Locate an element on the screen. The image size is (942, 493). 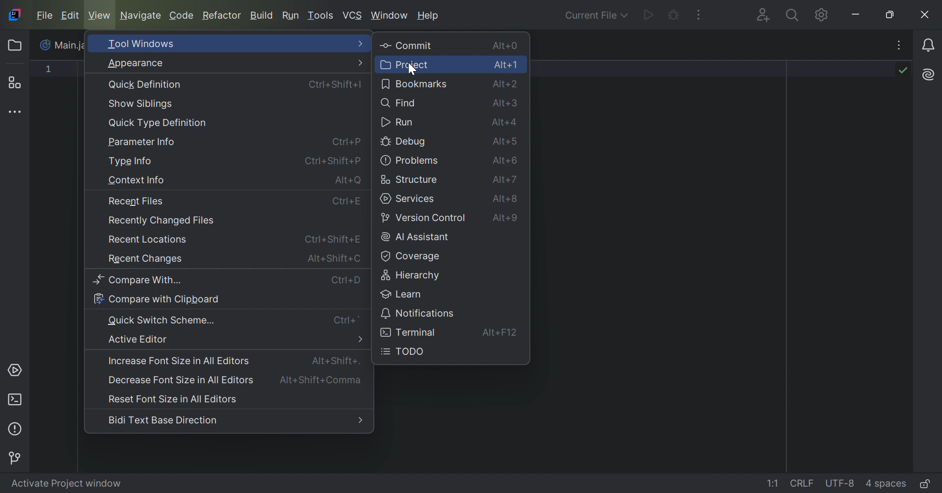
TODO is located at coordinates (403, 352).